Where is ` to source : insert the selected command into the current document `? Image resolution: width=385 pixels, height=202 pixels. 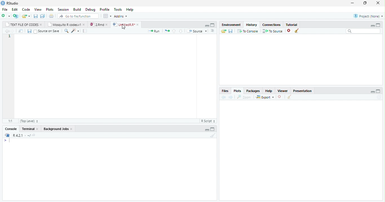
 to source : insert the selected command into the current document  is located at coordinates (272, 31).